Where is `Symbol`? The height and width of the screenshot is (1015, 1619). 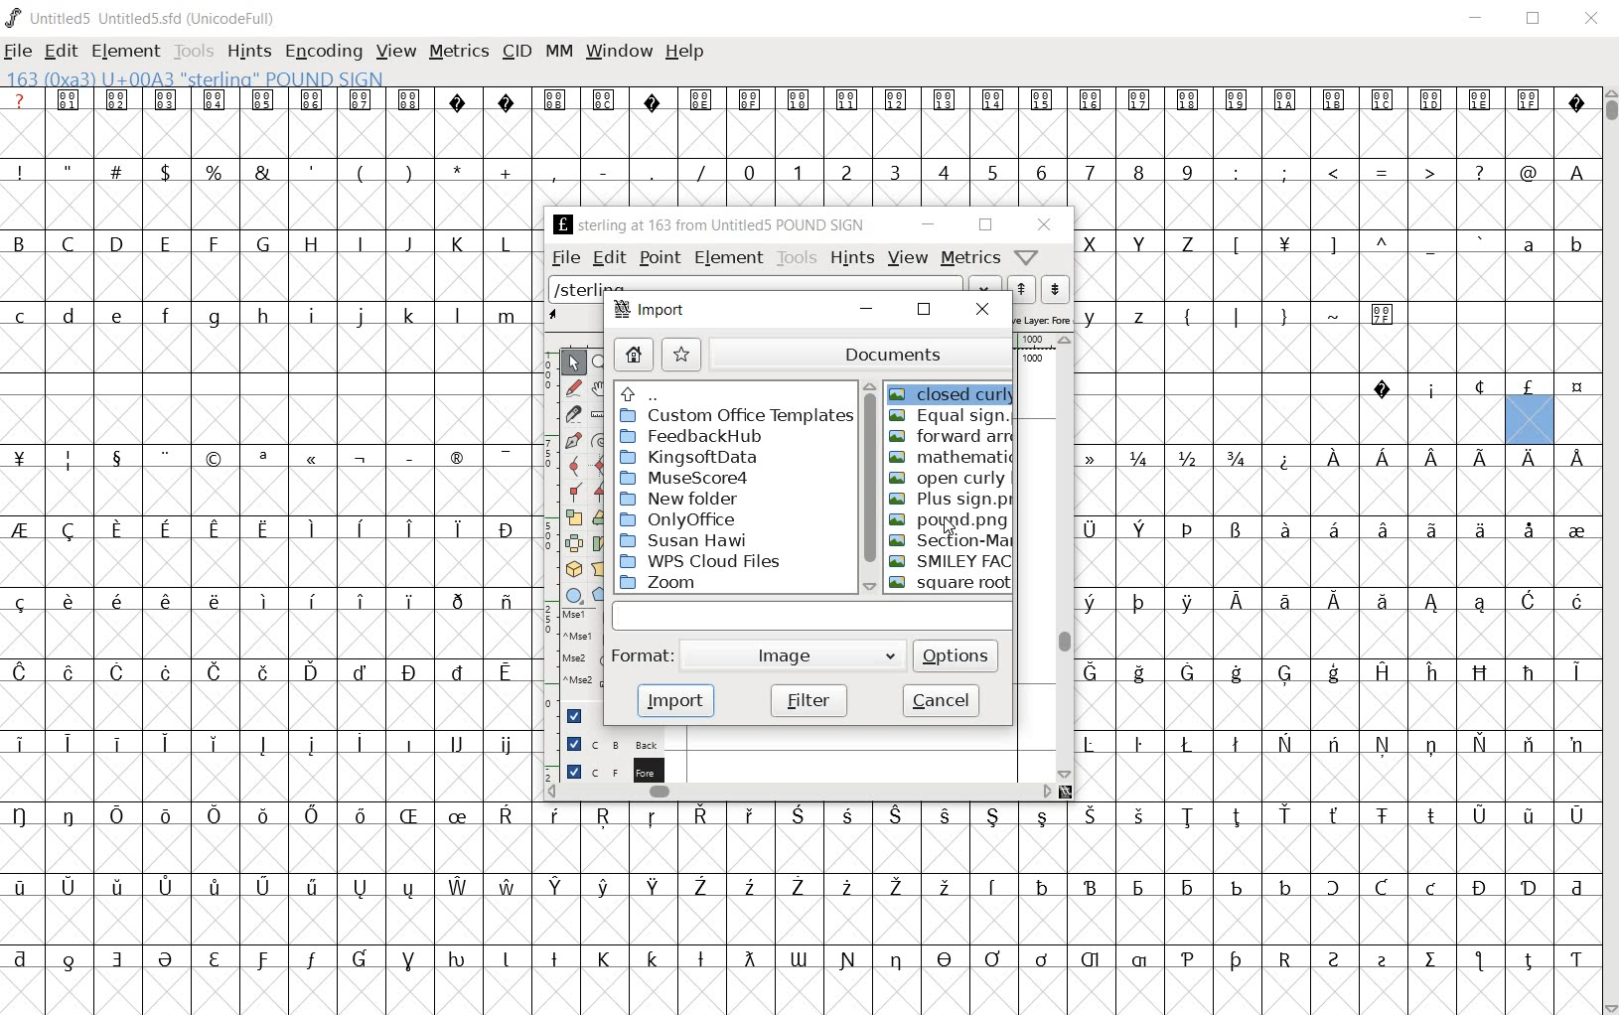
Symbol is located at coordinates (1283, 247).